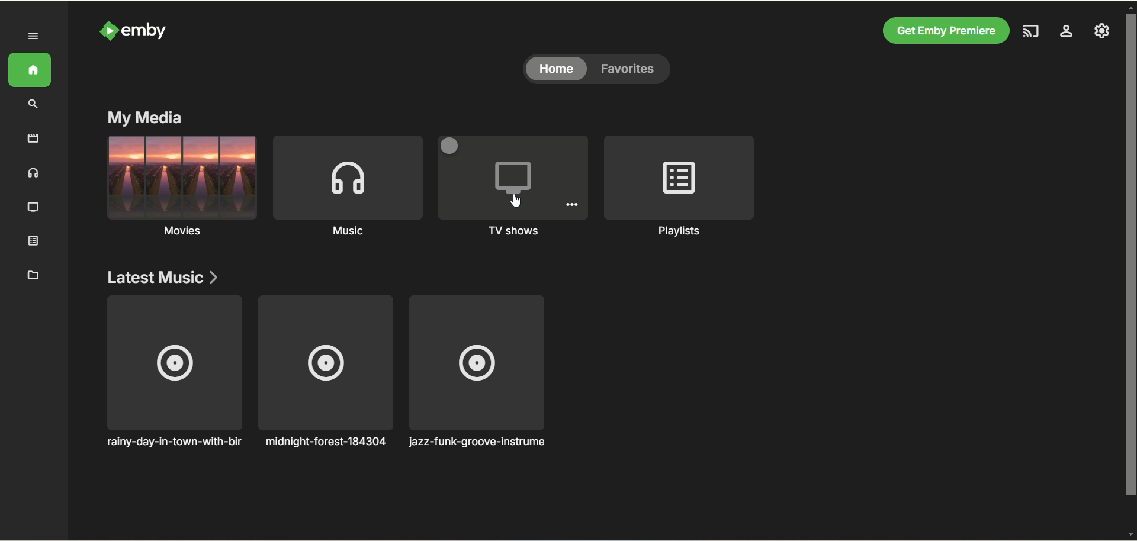  Describe the element at coordinates (944, 31) in the screenshot. I see `get emby premiere` at that location.